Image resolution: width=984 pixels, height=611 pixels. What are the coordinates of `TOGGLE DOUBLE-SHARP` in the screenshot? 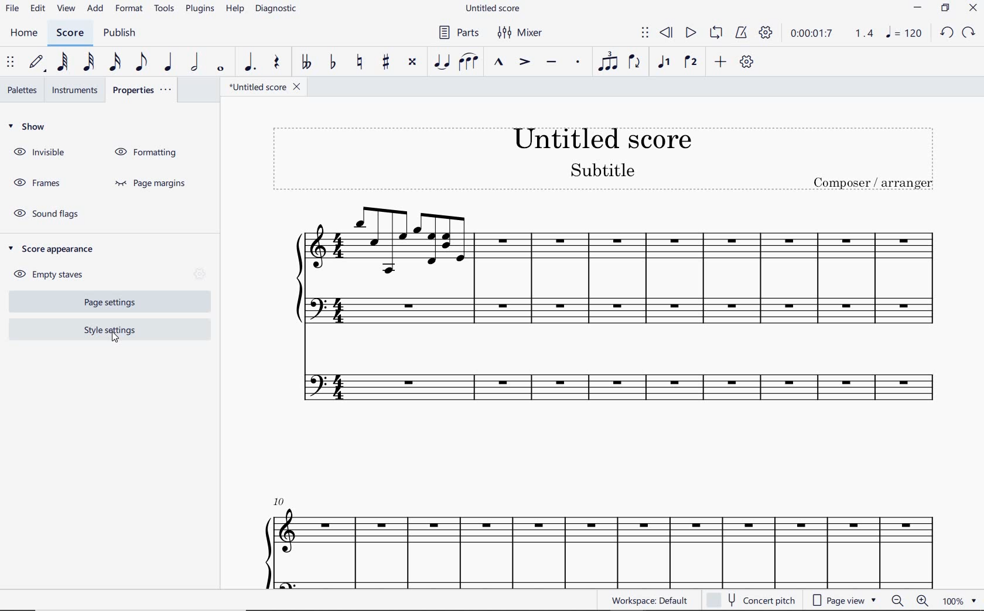 It's located at (412, 62).